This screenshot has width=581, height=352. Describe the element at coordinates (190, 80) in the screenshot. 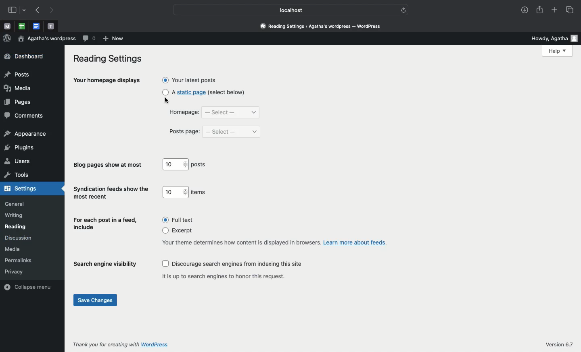

I see `Your latest posts ` at that location.